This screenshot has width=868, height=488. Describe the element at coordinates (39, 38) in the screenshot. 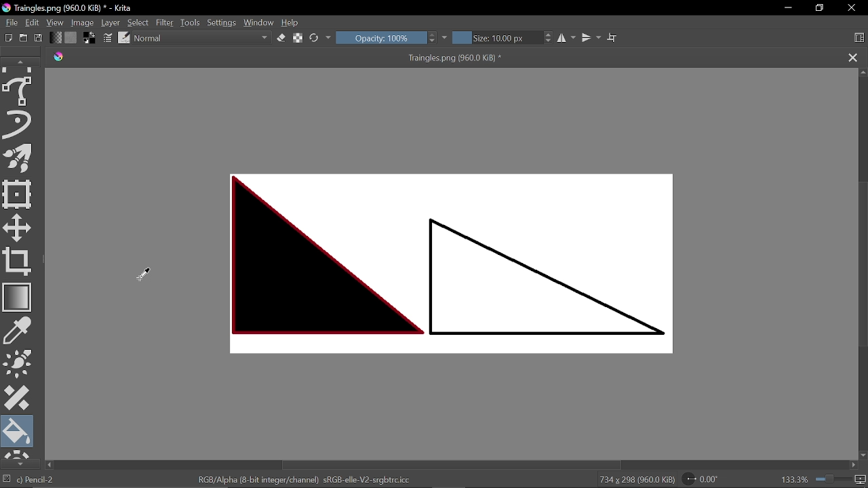

I see `Save` at that location.